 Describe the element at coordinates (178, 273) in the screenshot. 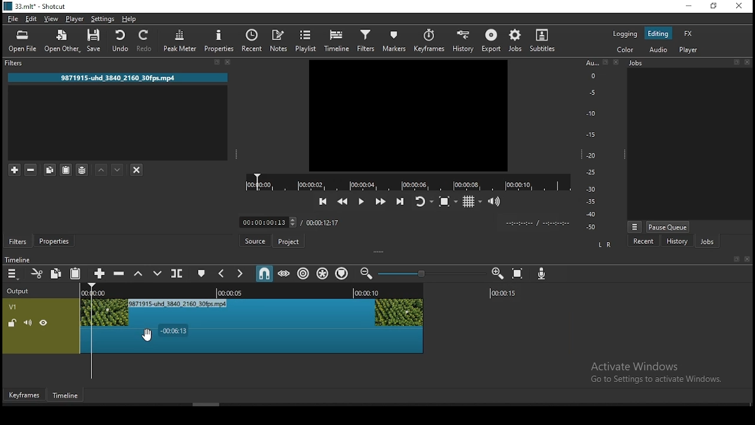

I see `split at playhead` at that location.